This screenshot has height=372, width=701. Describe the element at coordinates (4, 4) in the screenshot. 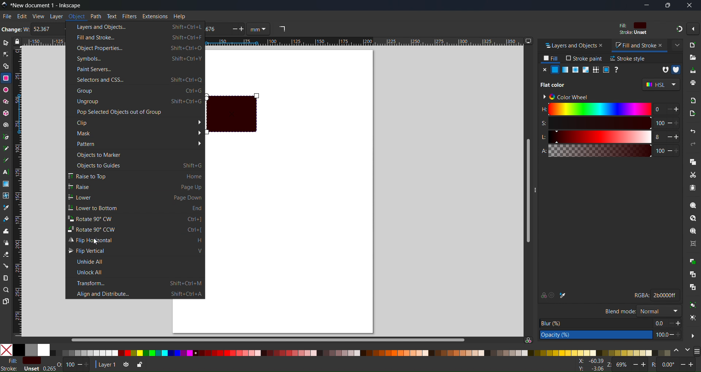

I see `inspace Logo` at that location.